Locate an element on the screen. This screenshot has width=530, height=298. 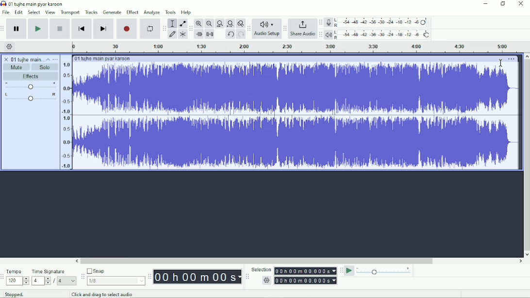
Time signature is located at coordinates (54, 271).